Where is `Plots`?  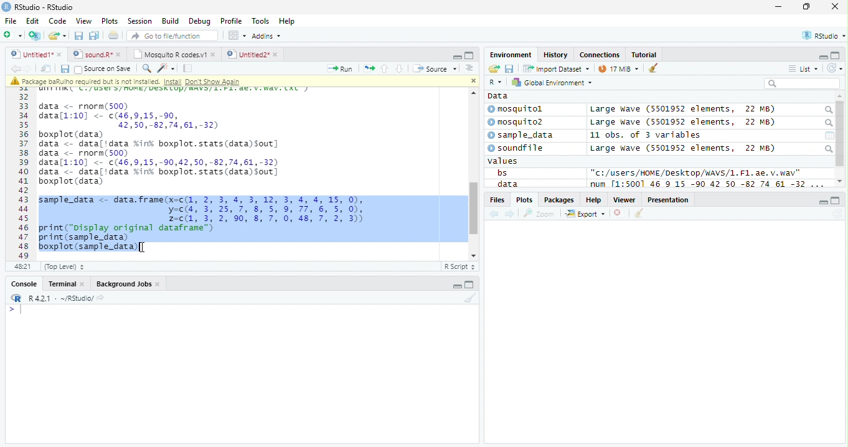 Plots is located at coordinates (524, 200).